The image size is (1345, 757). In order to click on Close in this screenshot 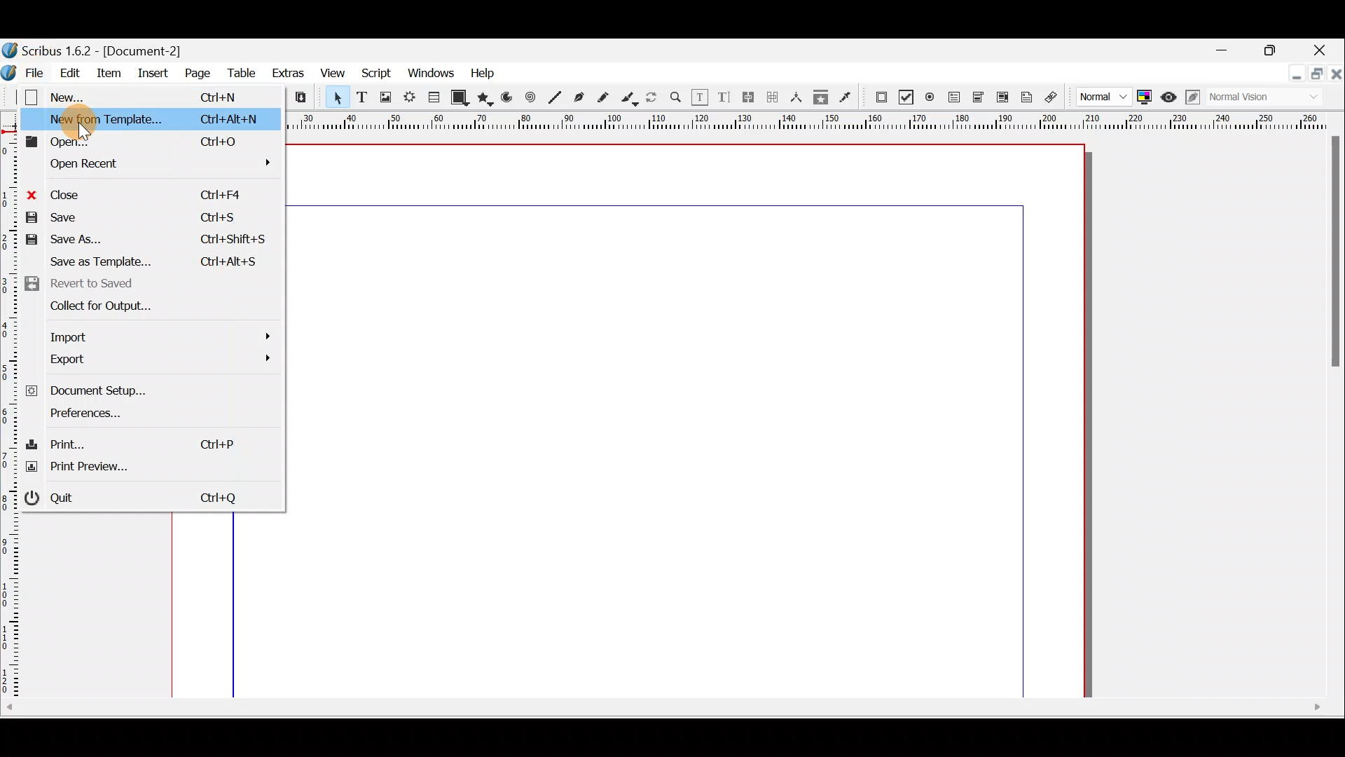, I will do `click(1337, 75)`.